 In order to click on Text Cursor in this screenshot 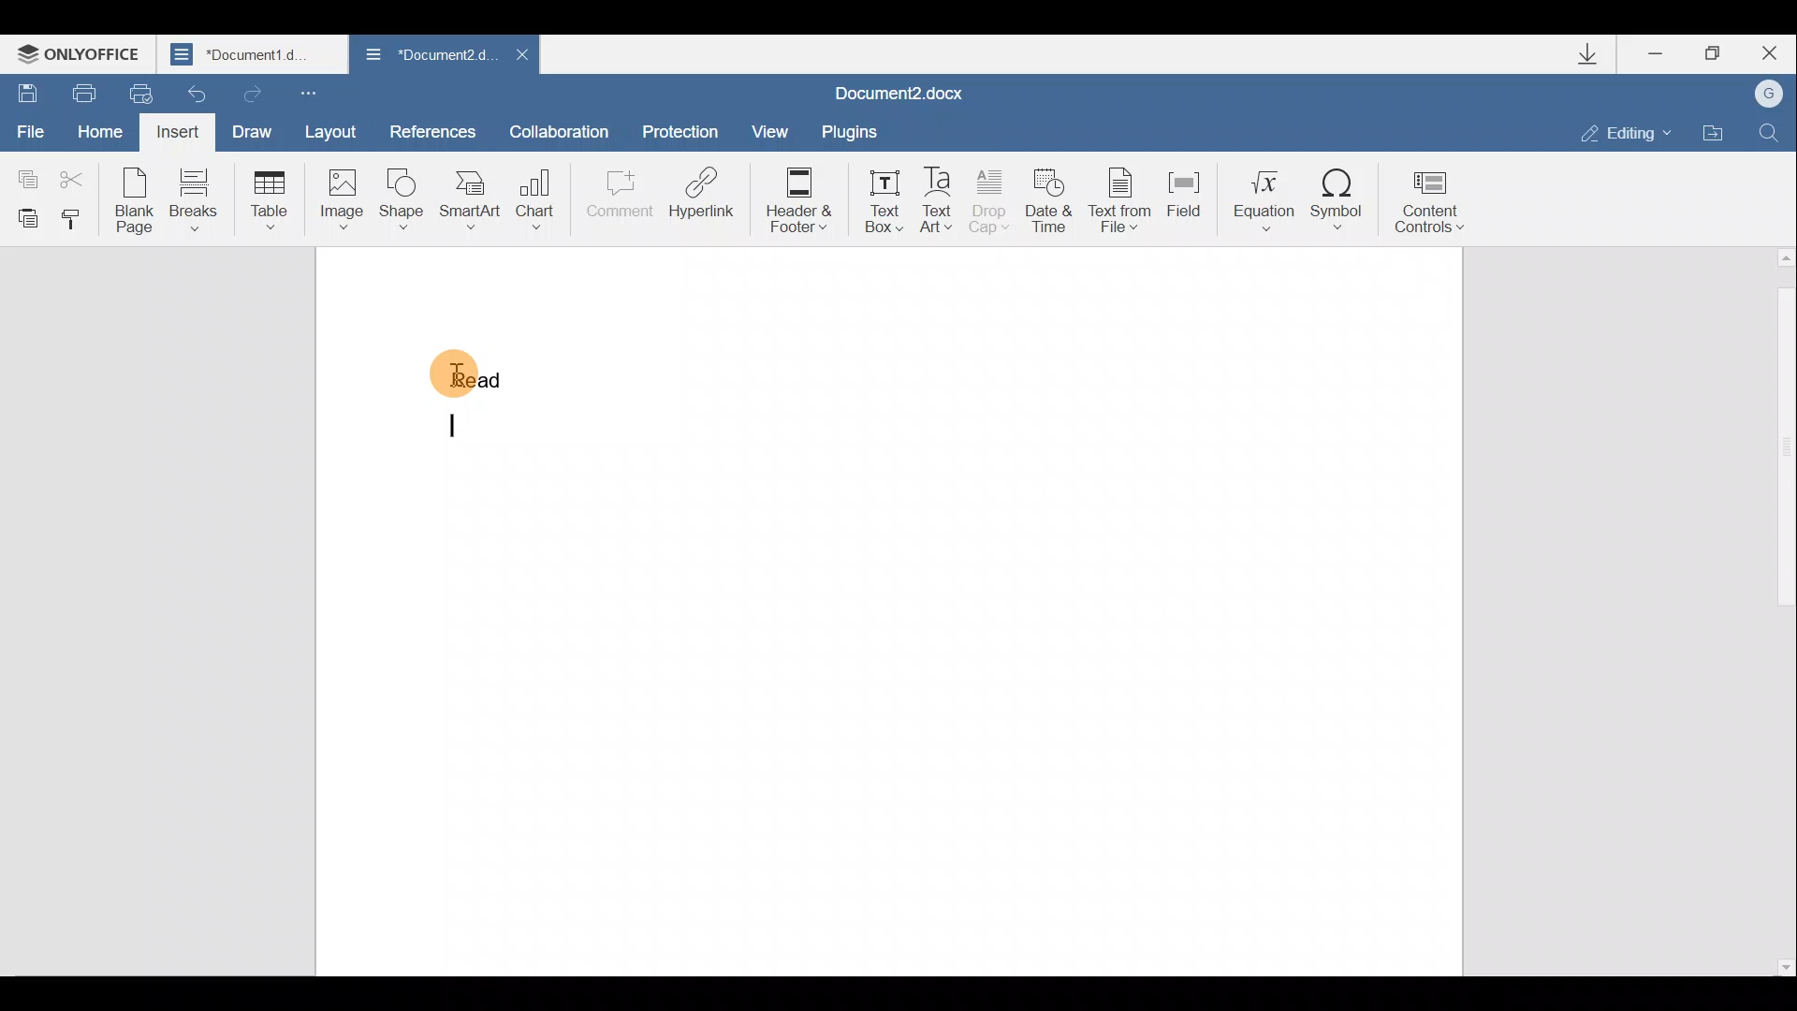, I will do `click(460, 432)`.